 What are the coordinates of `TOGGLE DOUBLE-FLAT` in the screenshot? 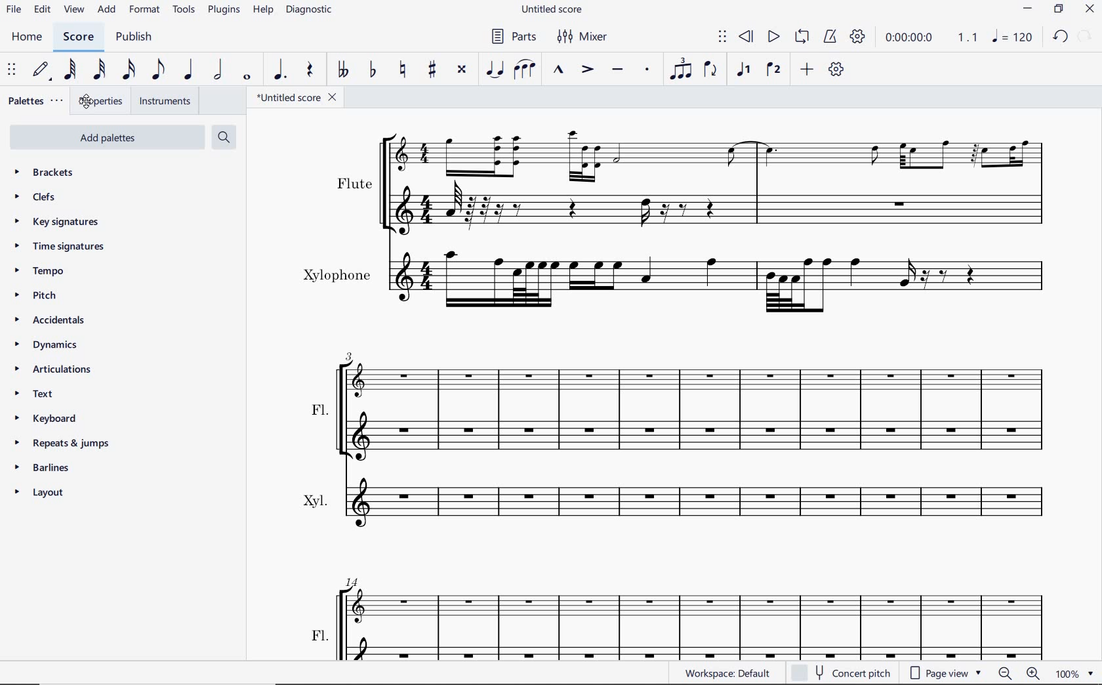 It's located at (344, 70).